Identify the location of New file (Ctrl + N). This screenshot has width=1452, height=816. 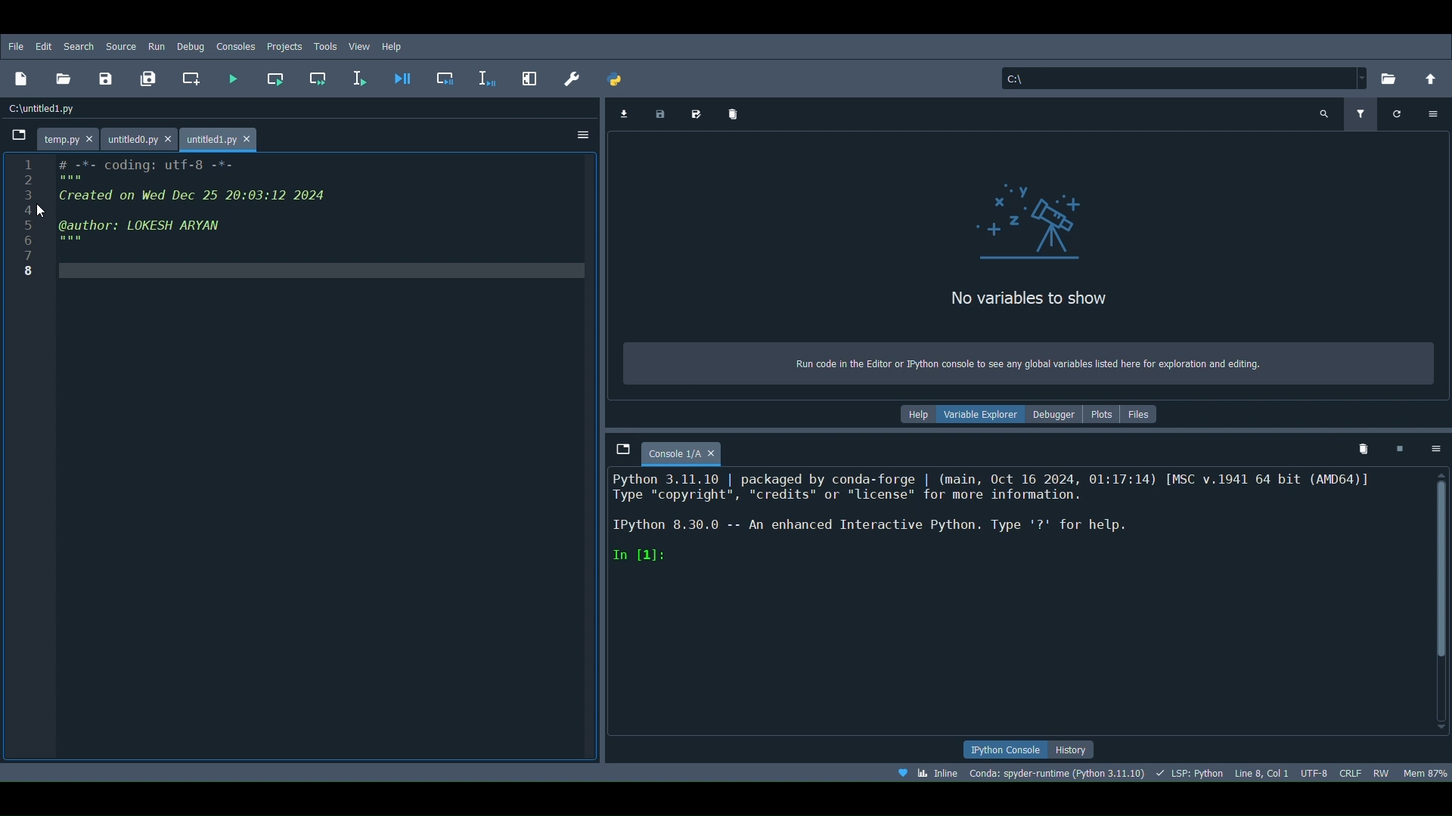
(24, 79).